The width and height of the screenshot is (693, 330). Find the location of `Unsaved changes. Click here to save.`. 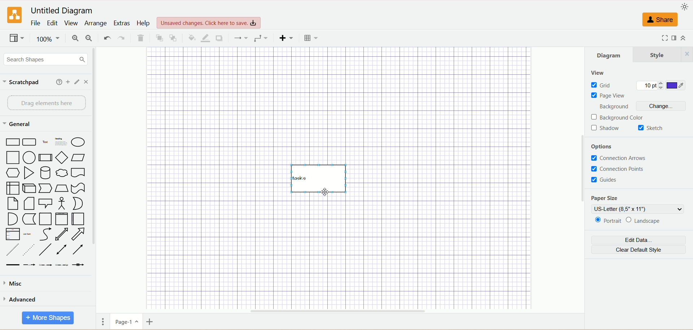

Unsaved changes. Click here to save. is located at coordinates (210, 23).